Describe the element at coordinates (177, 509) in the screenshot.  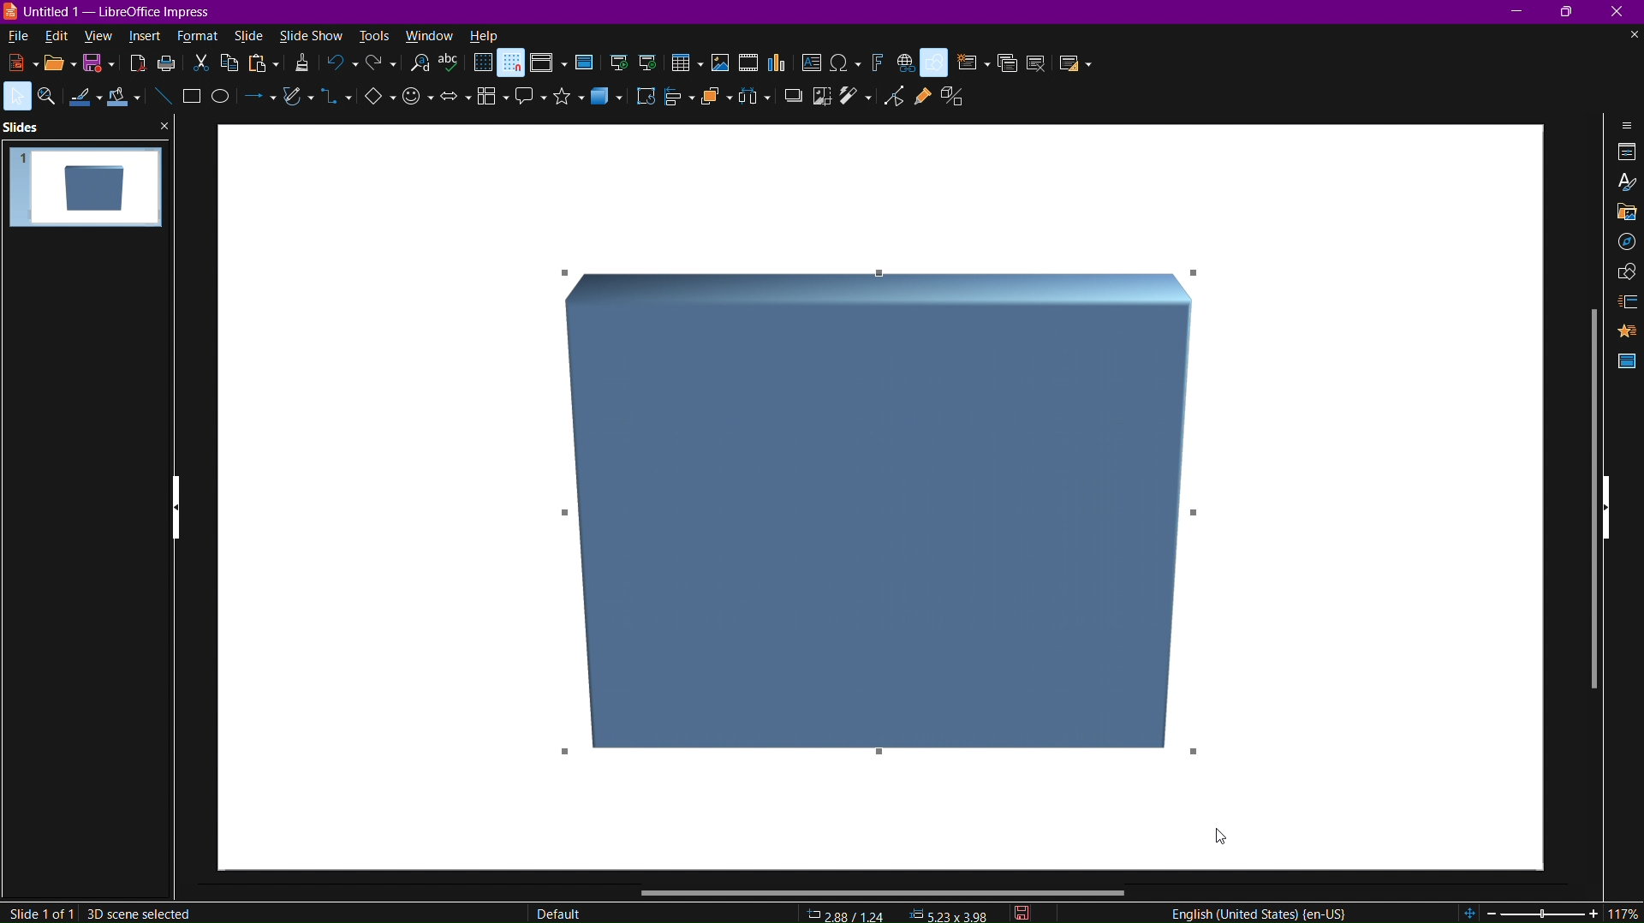
I see `Show` at that location.